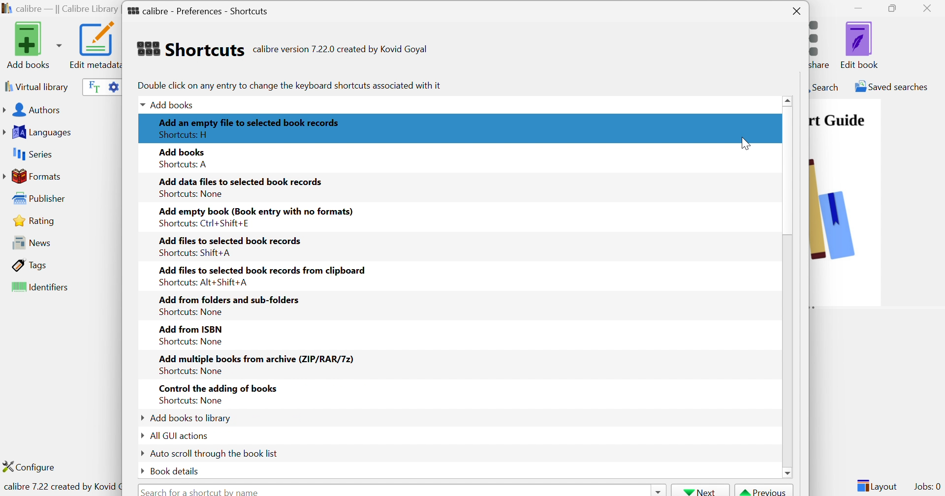  What do you see at coordinates (190, 342) in the screenshot?
I see `Shortcuts: None` at bounding box center [190, 342].